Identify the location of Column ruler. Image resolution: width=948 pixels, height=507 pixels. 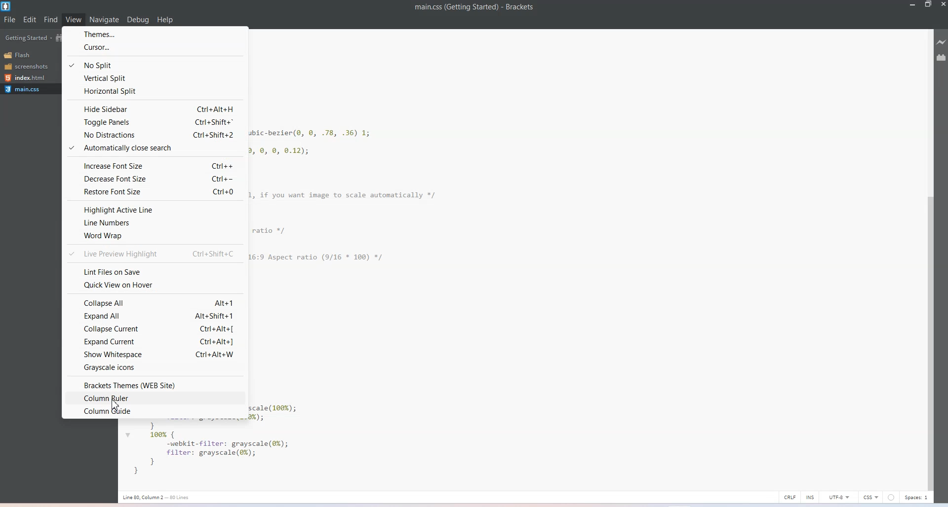
(154, 399).